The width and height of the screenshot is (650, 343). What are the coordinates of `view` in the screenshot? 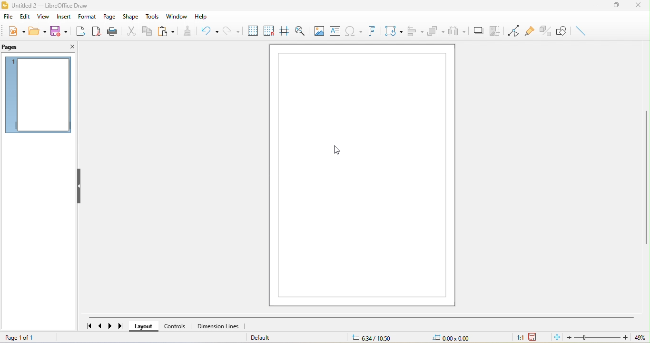 It's located at (43, 16).